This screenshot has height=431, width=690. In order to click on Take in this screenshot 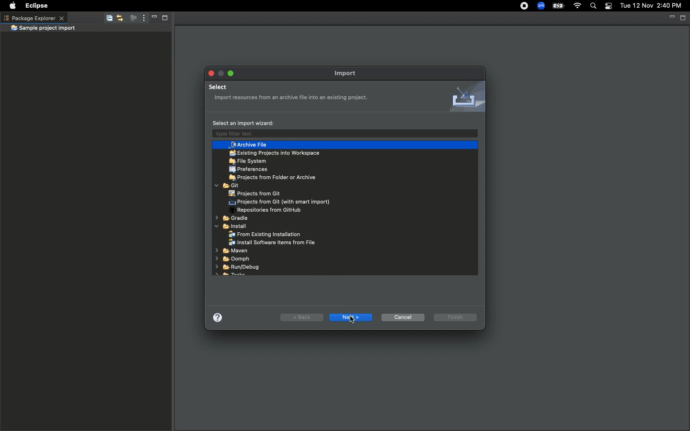, I will do `click(231, 276)`.